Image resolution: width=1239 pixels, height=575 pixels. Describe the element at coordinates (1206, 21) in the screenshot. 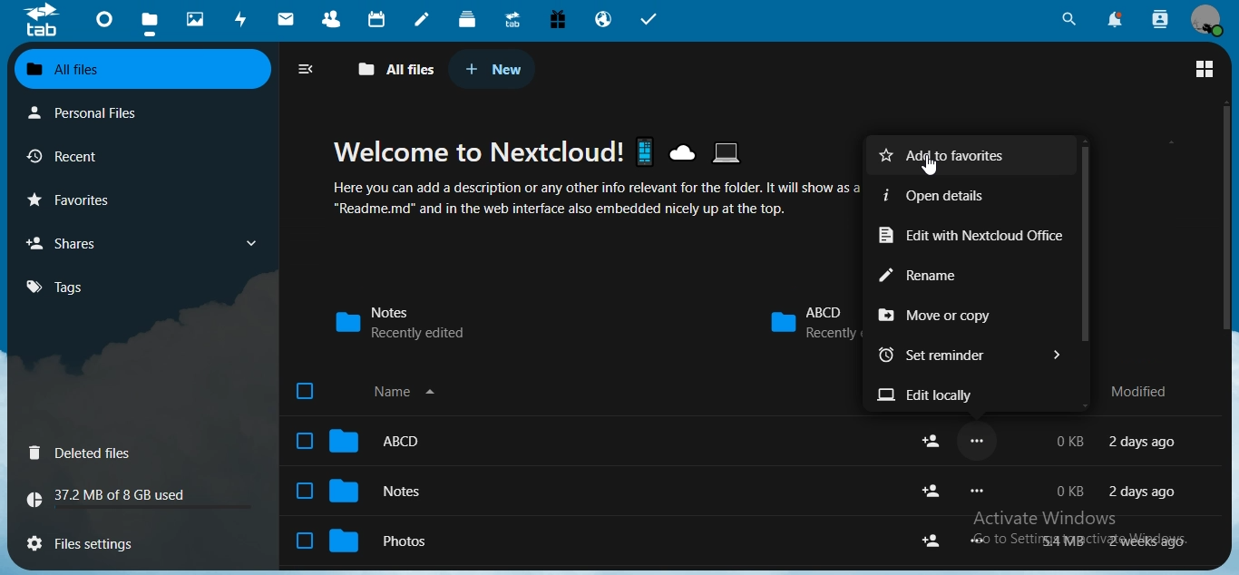

I see `view profile` at that location.